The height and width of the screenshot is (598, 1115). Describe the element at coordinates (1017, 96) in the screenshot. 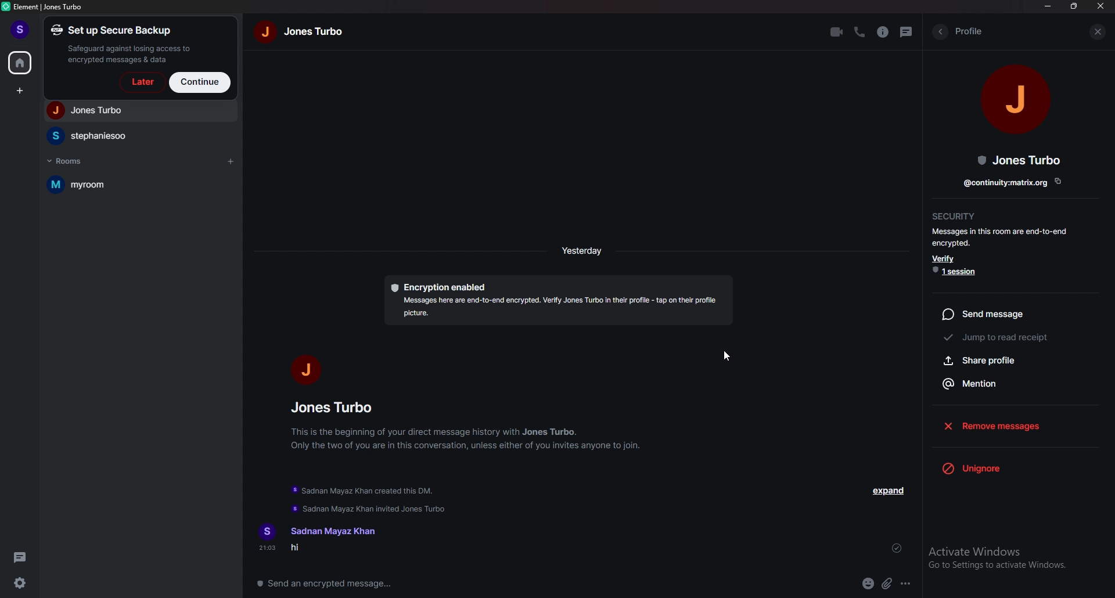

I see `people photo` at that location.